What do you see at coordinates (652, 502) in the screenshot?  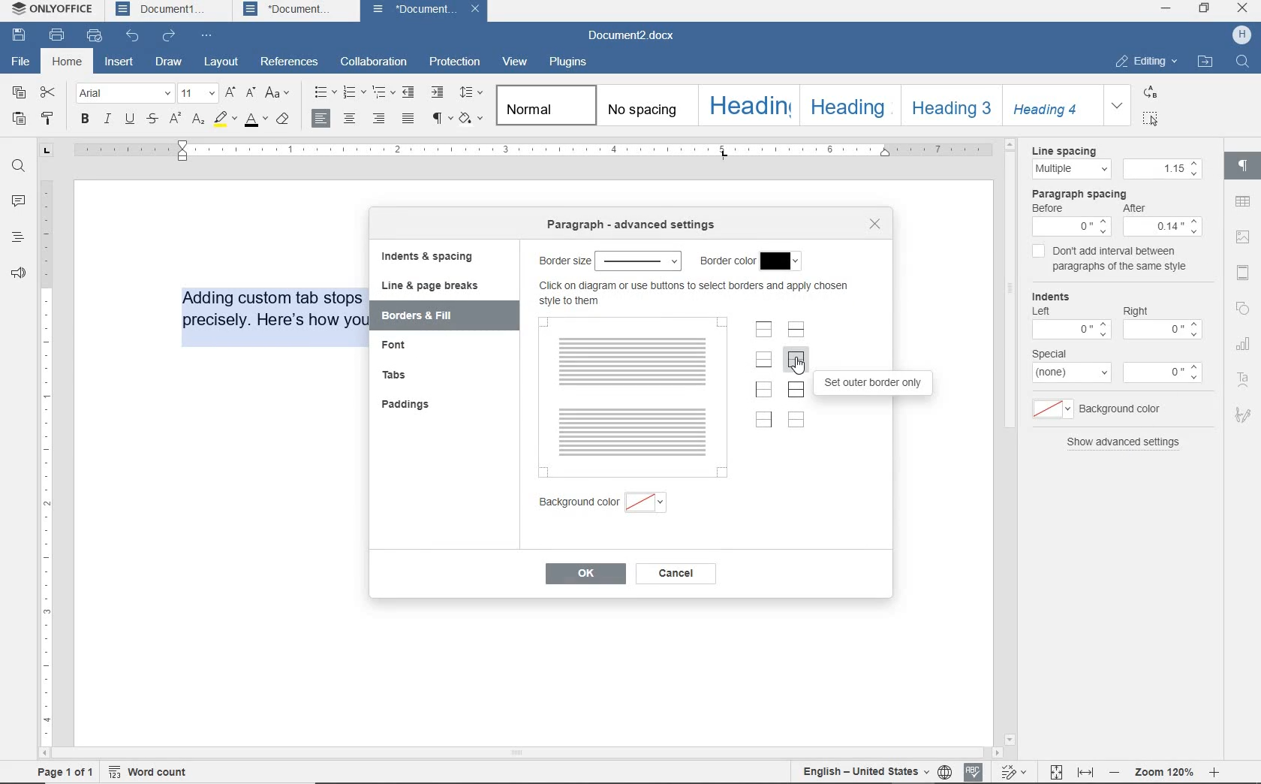 I see `background color` at bounding box center [652, 502].